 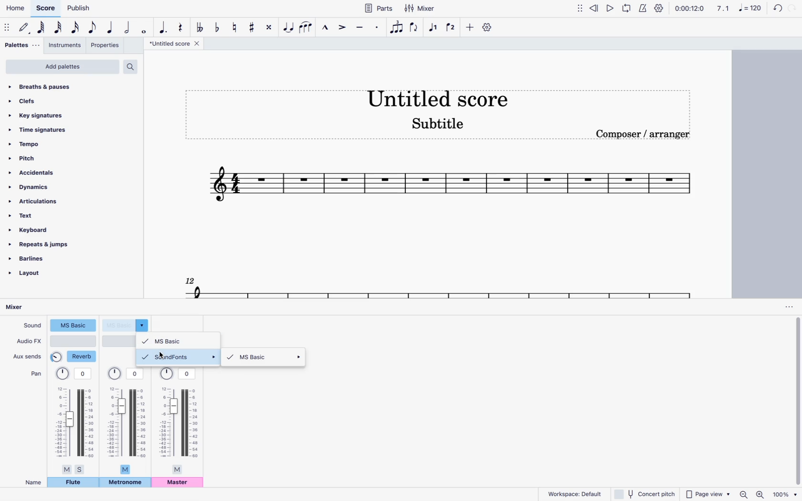 I want to click on score, so click(x=46, y=9).